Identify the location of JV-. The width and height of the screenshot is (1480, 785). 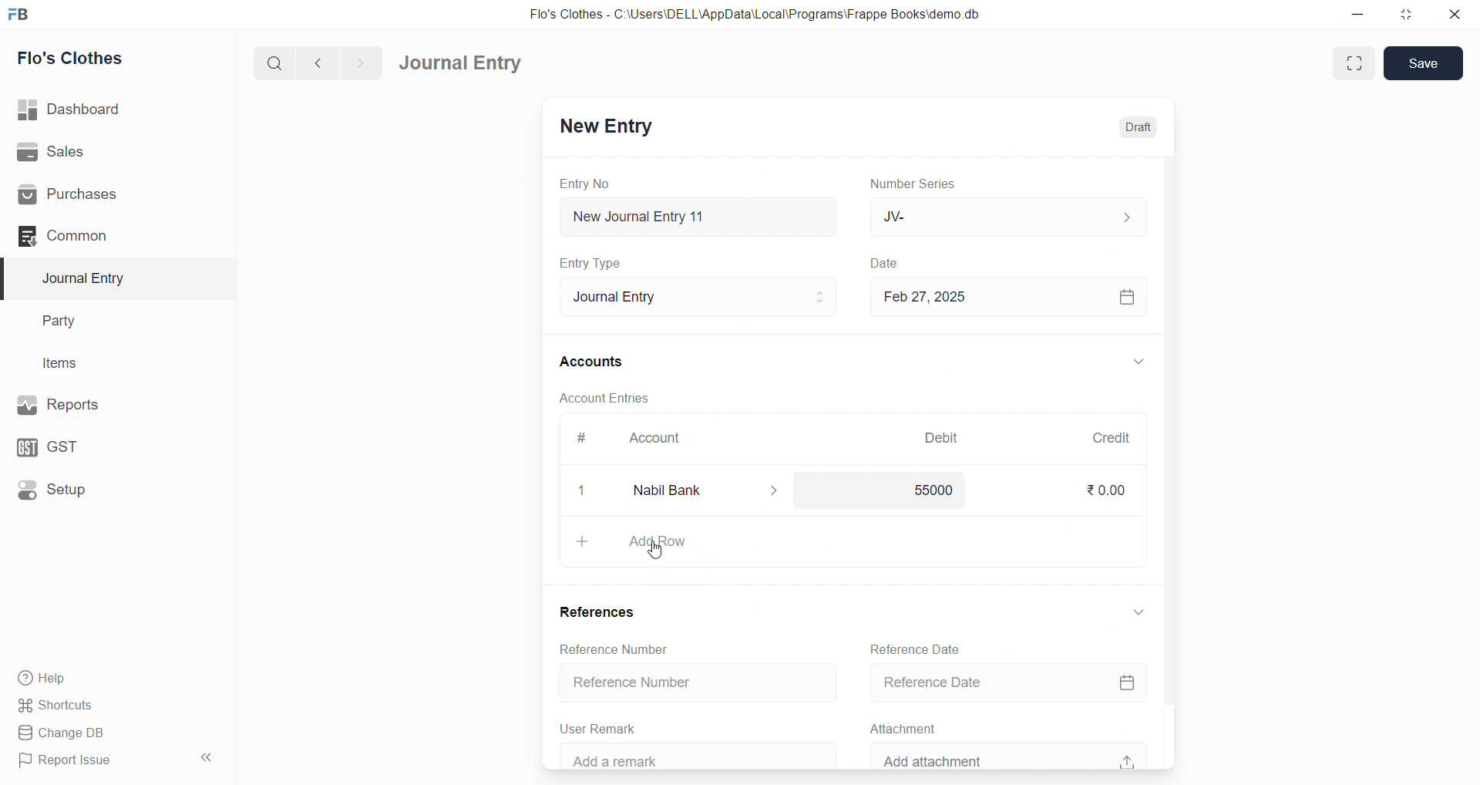
(1007, 214).